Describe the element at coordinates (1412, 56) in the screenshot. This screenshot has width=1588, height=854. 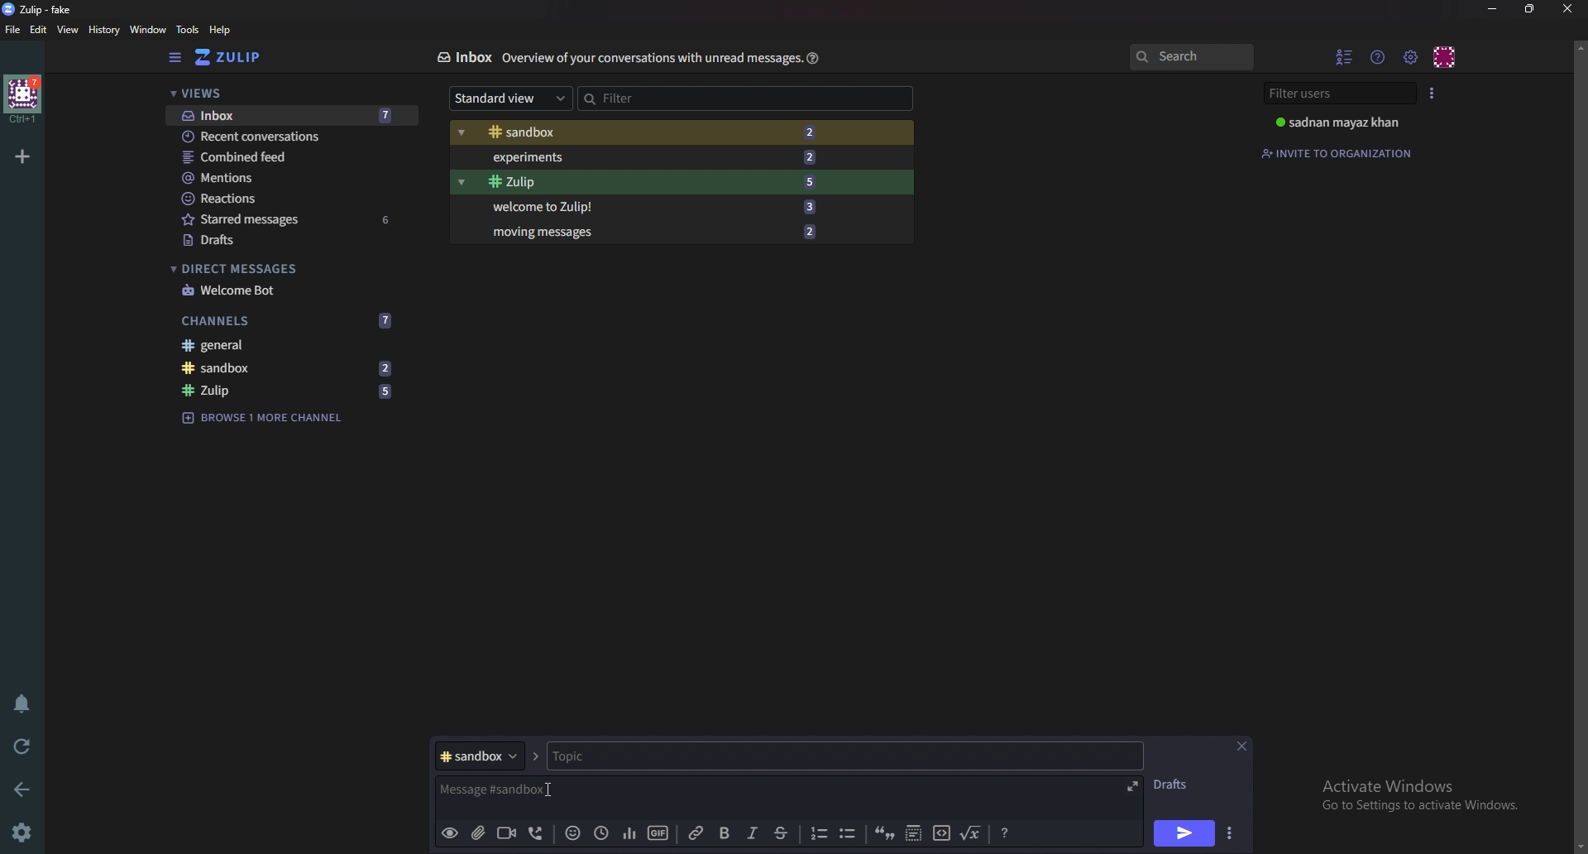
I see `main menu` at that location.